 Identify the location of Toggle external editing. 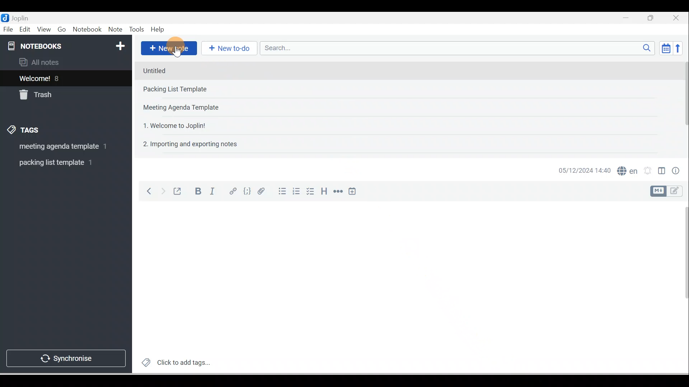
(178, 193).